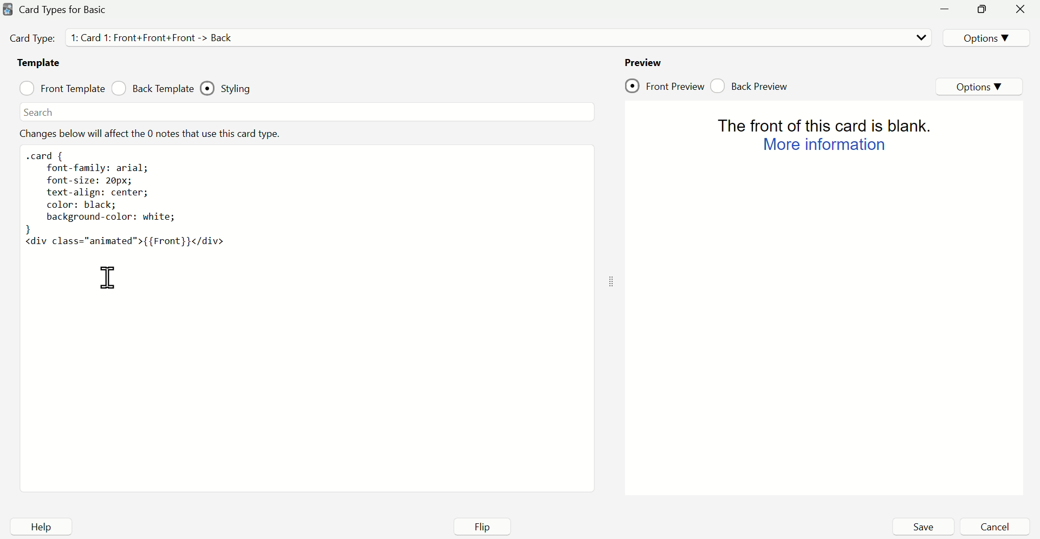 The height and width of the screenshot is (539, 1040). What do you see at coordinates (140, 38) in the screenshot?
I see `Card Type` at bounding box center [140, 38].